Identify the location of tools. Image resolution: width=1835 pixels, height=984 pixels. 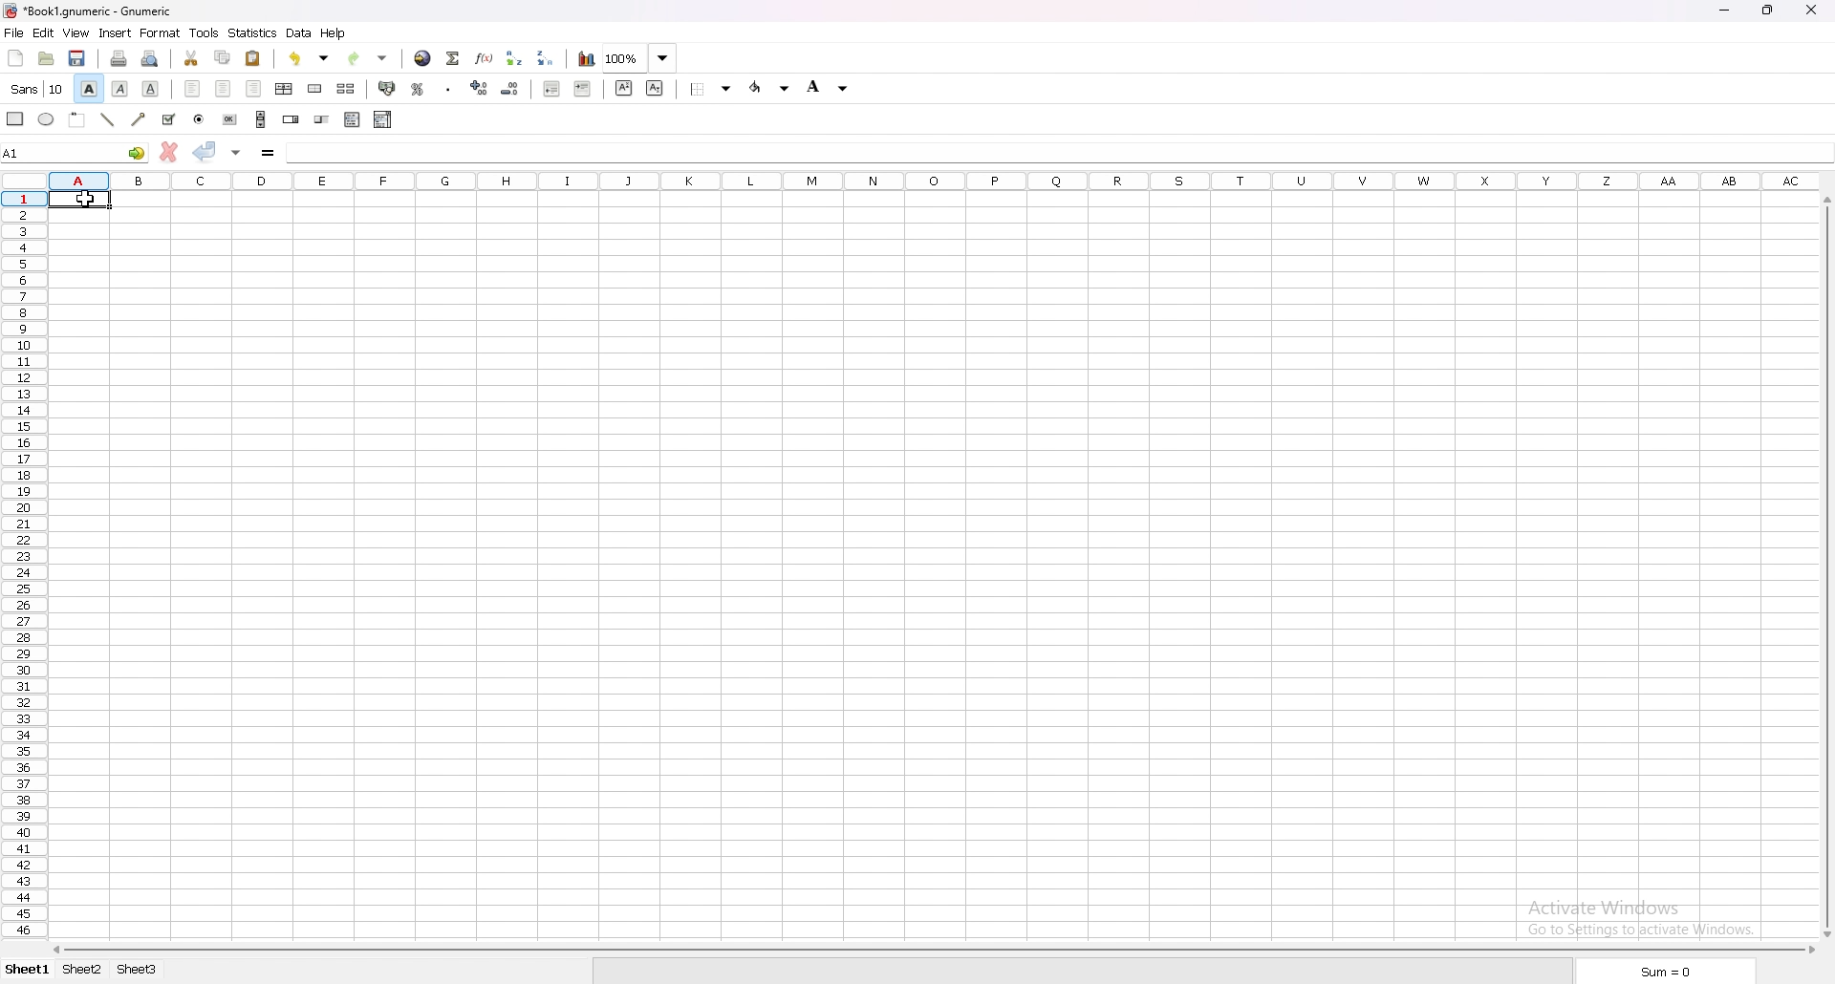
(205, 32).